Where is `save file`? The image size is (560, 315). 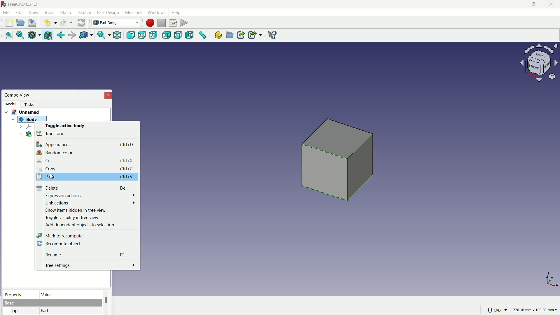
save file is located at coordinates (33, 23).